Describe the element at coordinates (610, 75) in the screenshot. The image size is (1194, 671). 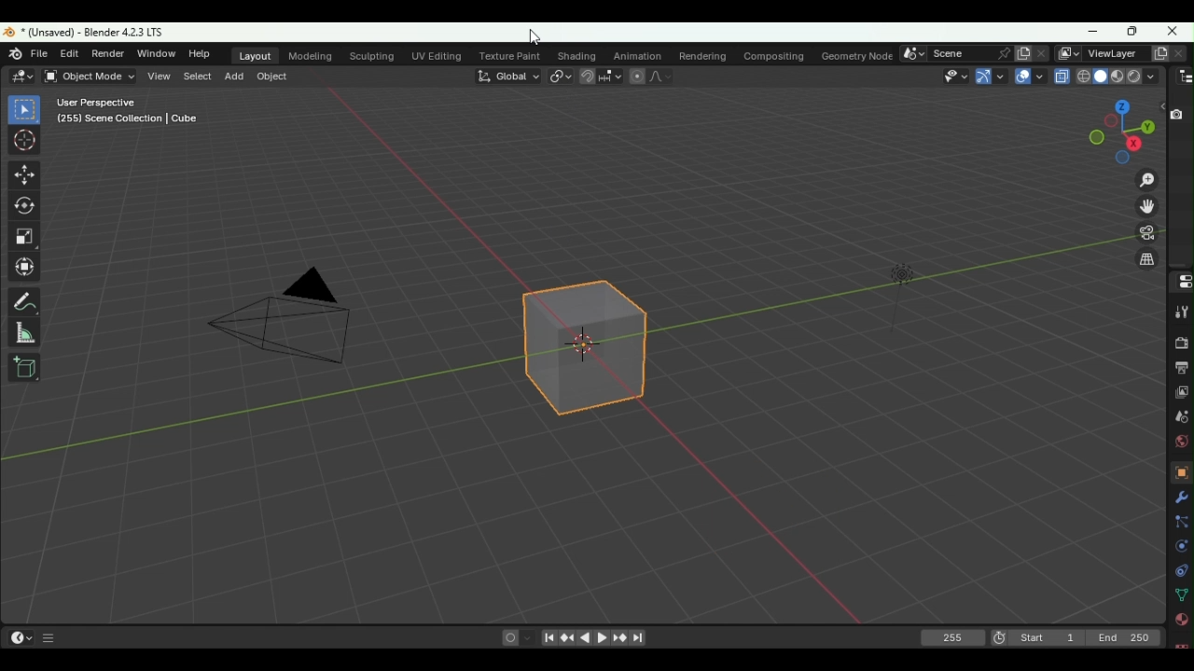
I see `Snapping` at that location.